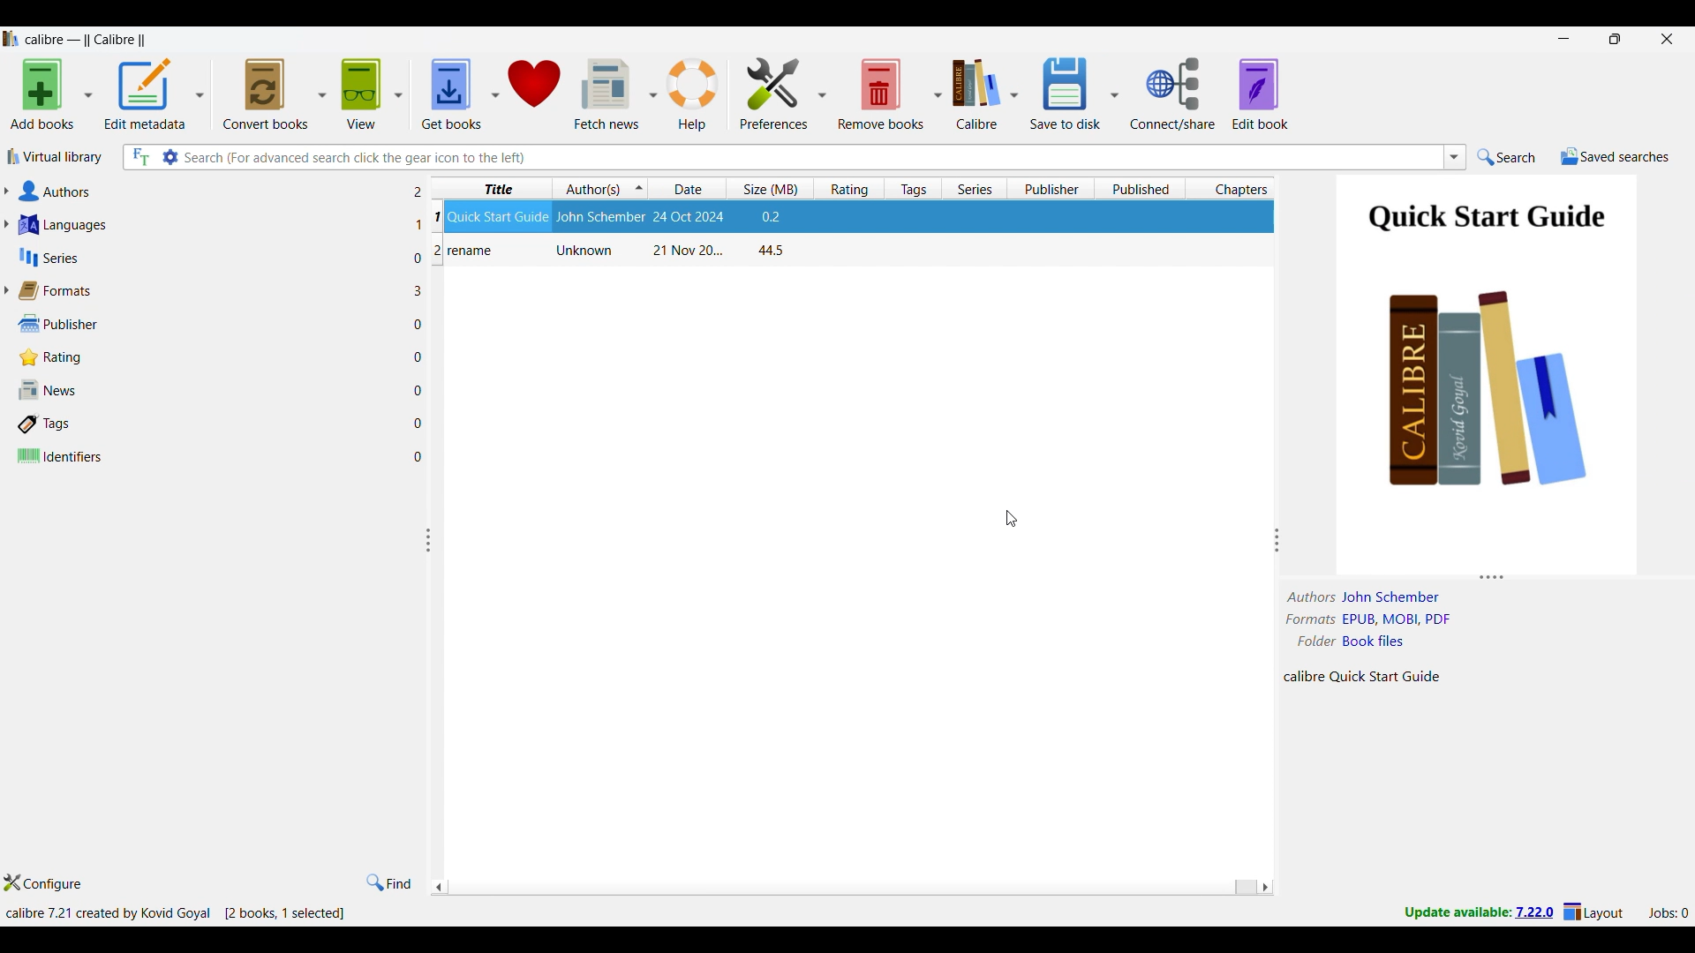 The height and width of the screenshot is (953, 1695). What do you see at coordinates (685, 251) in the screenshot?
I see `Date` at bounding box center [685, 251].